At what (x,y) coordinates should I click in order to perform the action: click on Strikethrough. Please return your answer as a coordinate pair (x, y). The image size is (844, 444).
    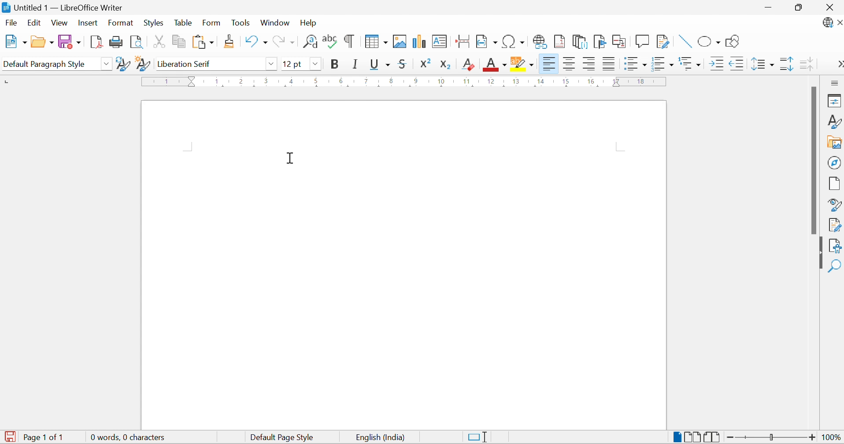
    Looking at the image, I should click on (404, 64).